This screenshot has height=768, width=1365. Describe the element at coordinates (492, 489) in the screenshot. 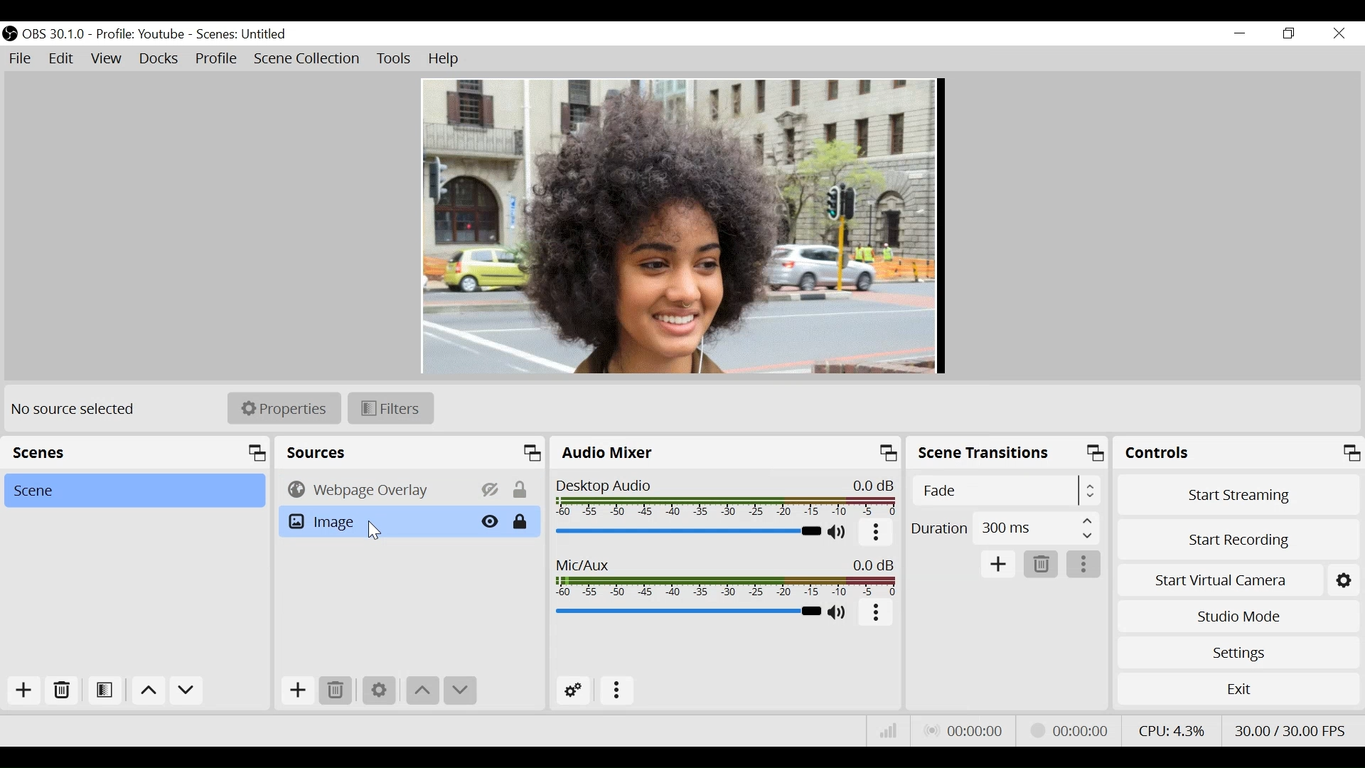

I see `Hide/Display` at that location.